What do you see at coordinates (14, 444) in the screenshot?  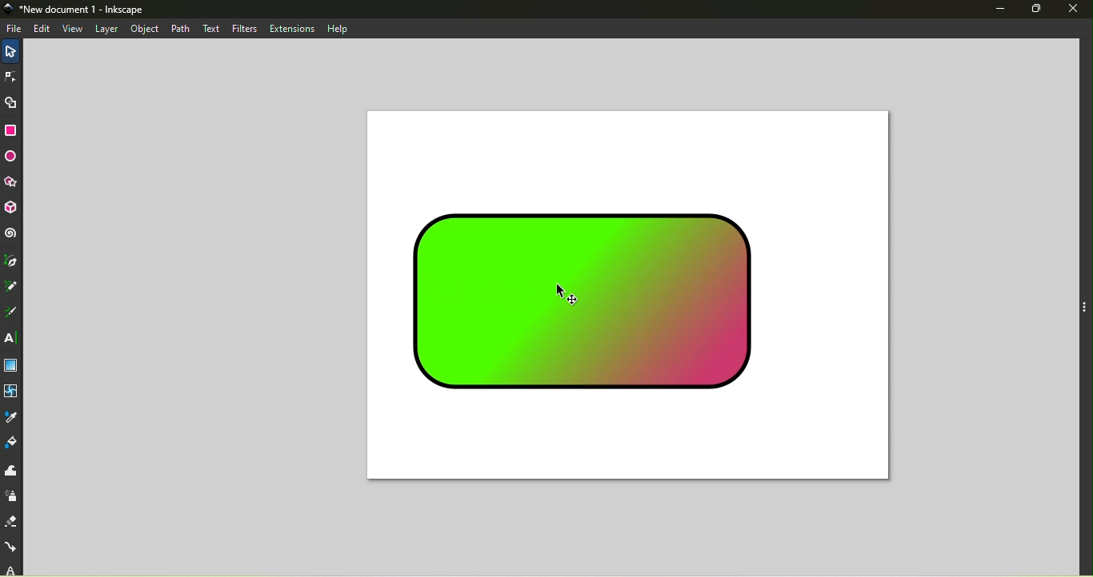 I see `Paint bucket tool` at bounding box center [14, 444].